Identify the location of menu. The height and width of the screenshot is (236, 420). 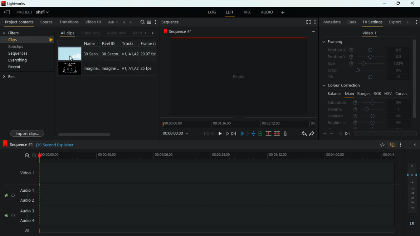
(149, 22).